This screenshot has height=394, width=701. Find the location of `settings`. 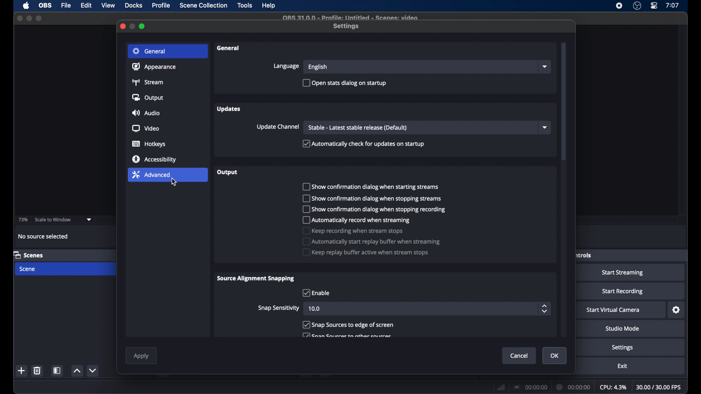

settings is located at coordinates (346, 27).